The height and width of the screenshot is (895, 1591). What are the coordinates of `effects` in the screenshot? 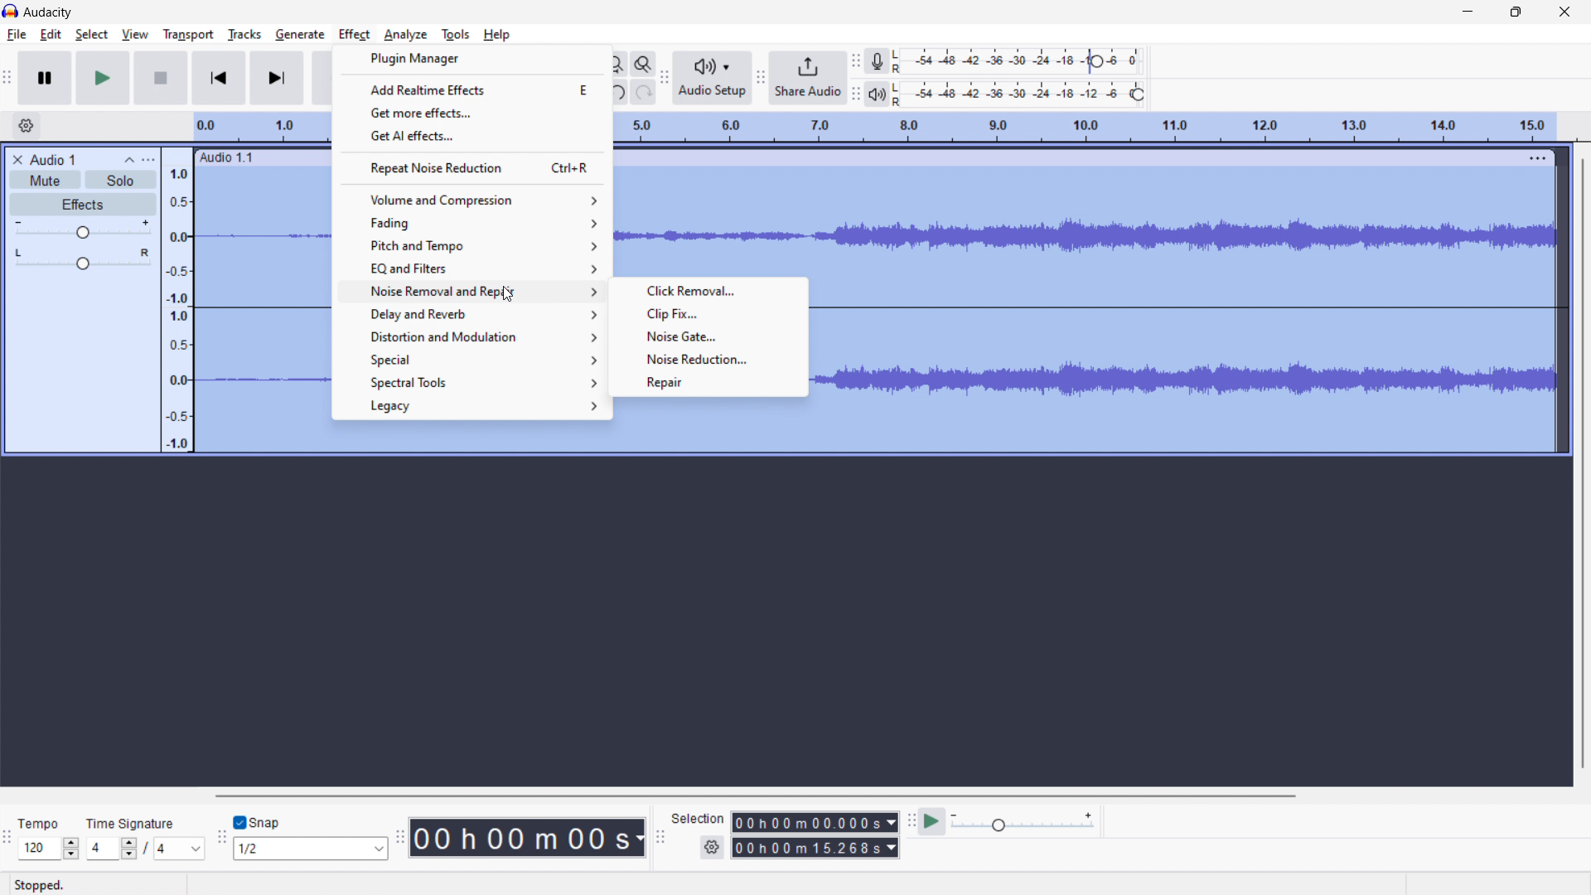 It's located at (84, 204).